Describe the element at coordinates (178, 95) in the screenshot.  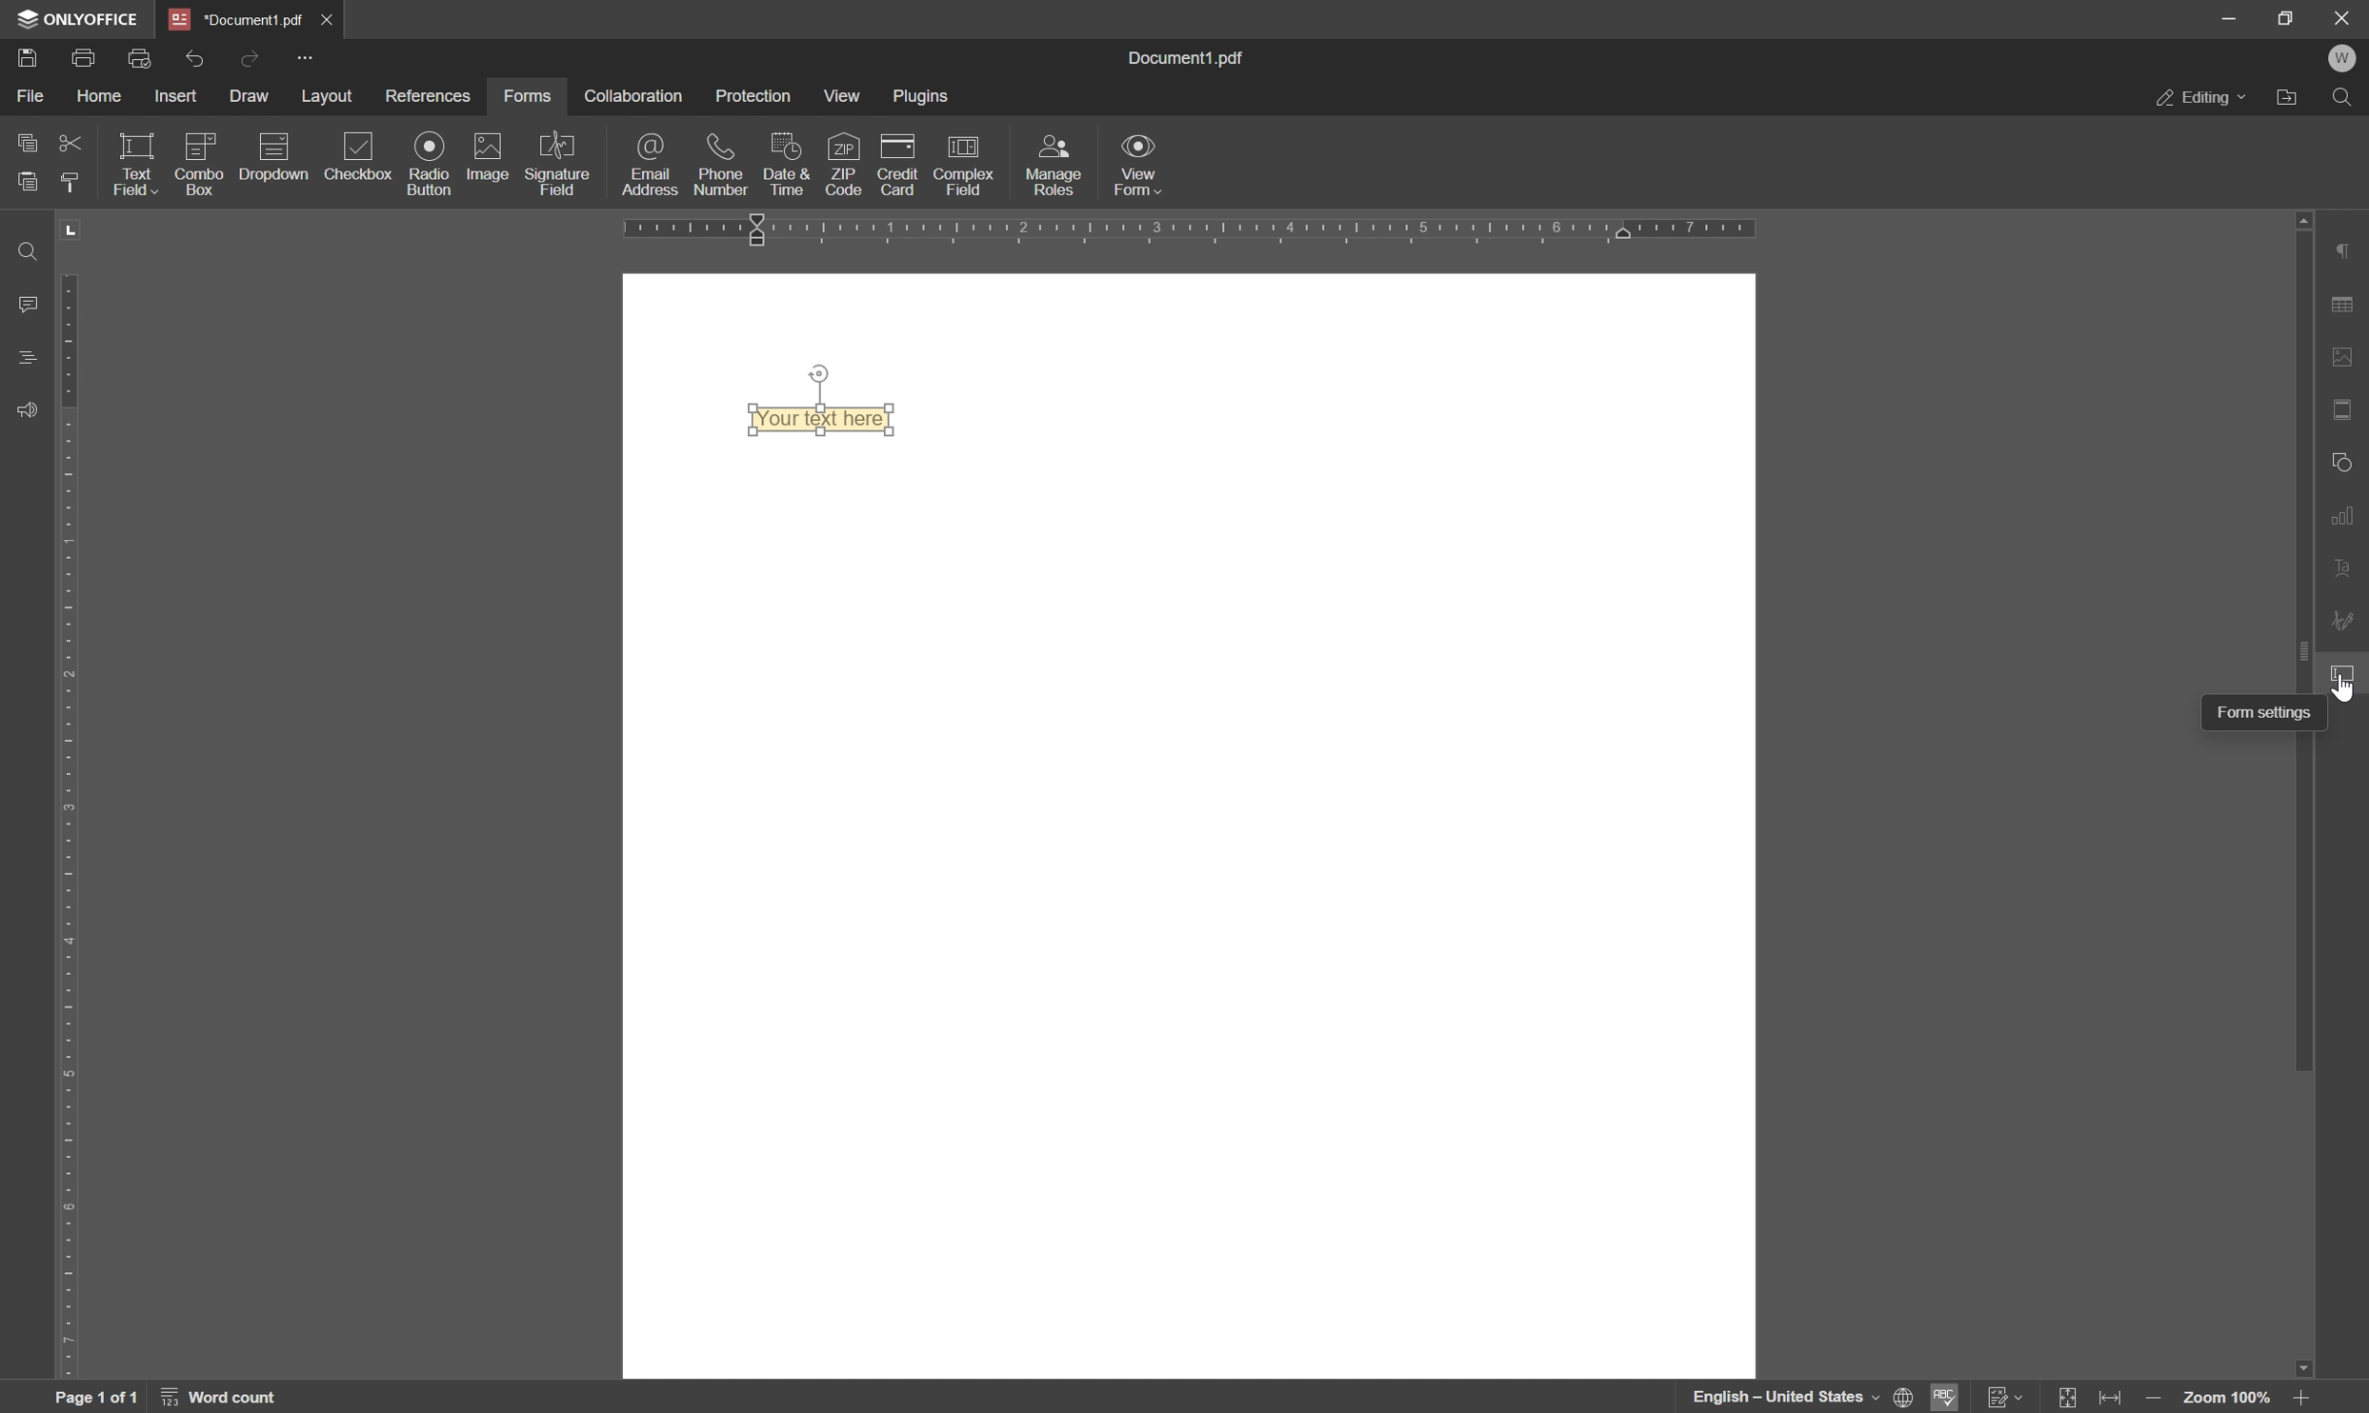
I see `insert` at that location.